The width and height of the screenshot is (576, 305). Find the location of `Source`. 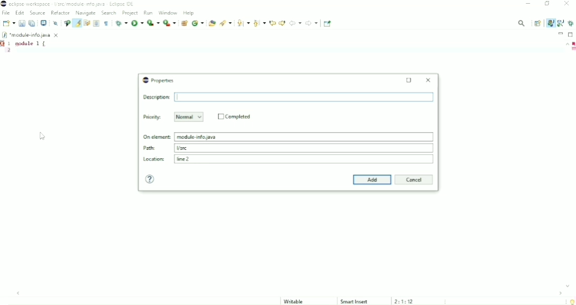

Source is located at coordinates (37, 13).